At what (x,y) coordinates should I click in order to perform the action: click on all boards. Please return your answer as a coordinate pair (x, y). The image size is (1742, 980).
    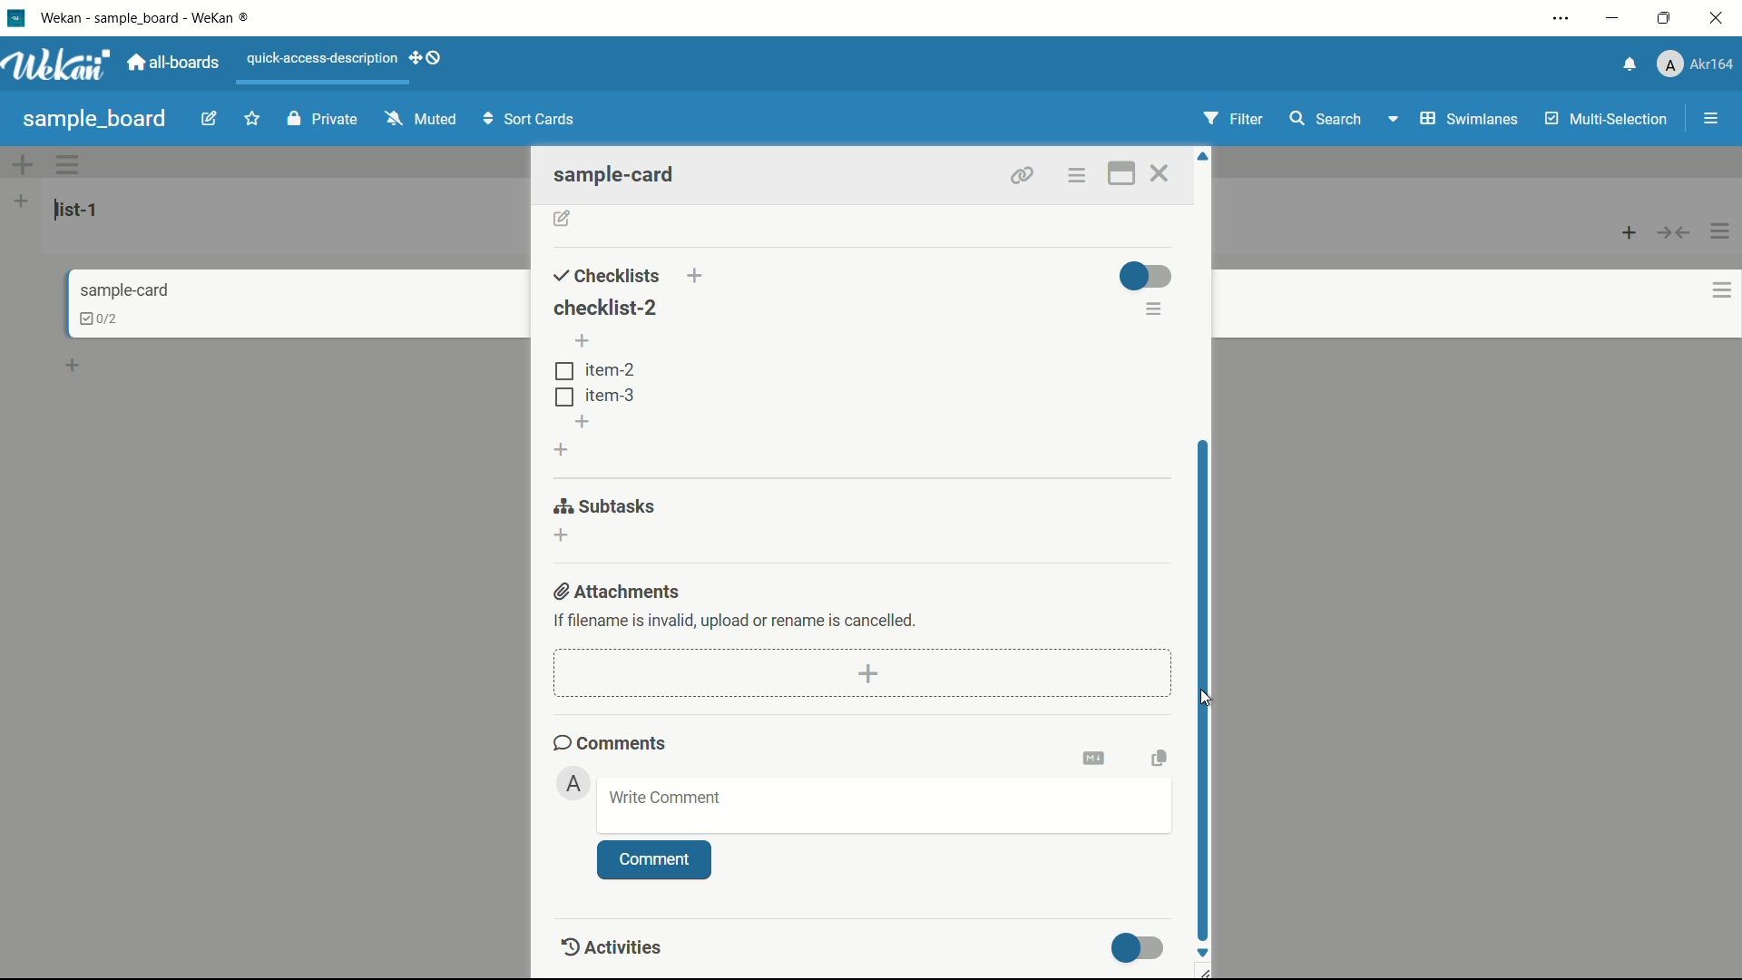
    Looking at the image, I should click on (178, 63).